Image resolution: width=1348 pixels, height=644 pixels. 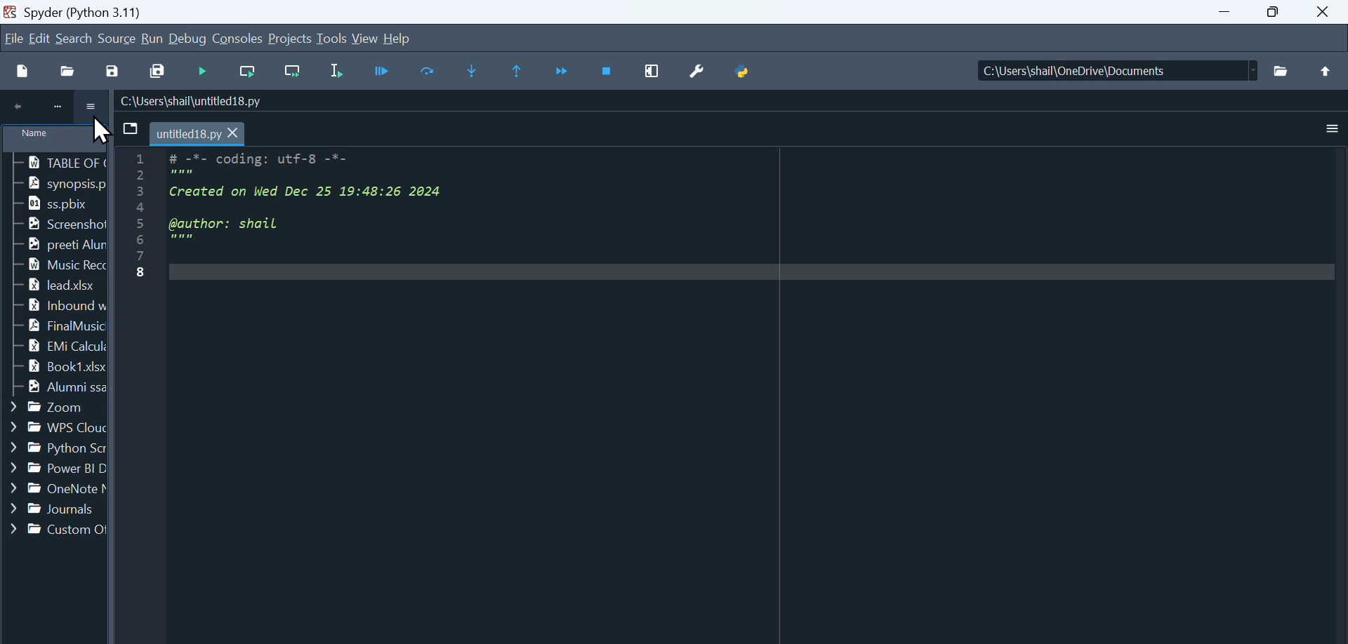 I want to click on maximise, so click(x=1279, y=13).